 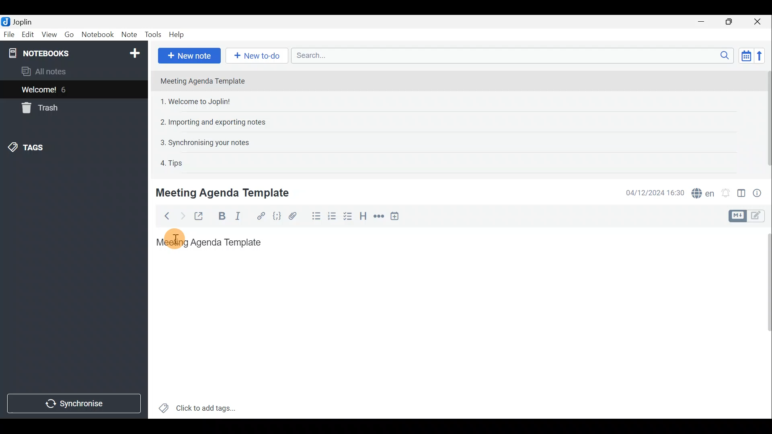 I want to click on Search bar, so click(x=510, y=55).